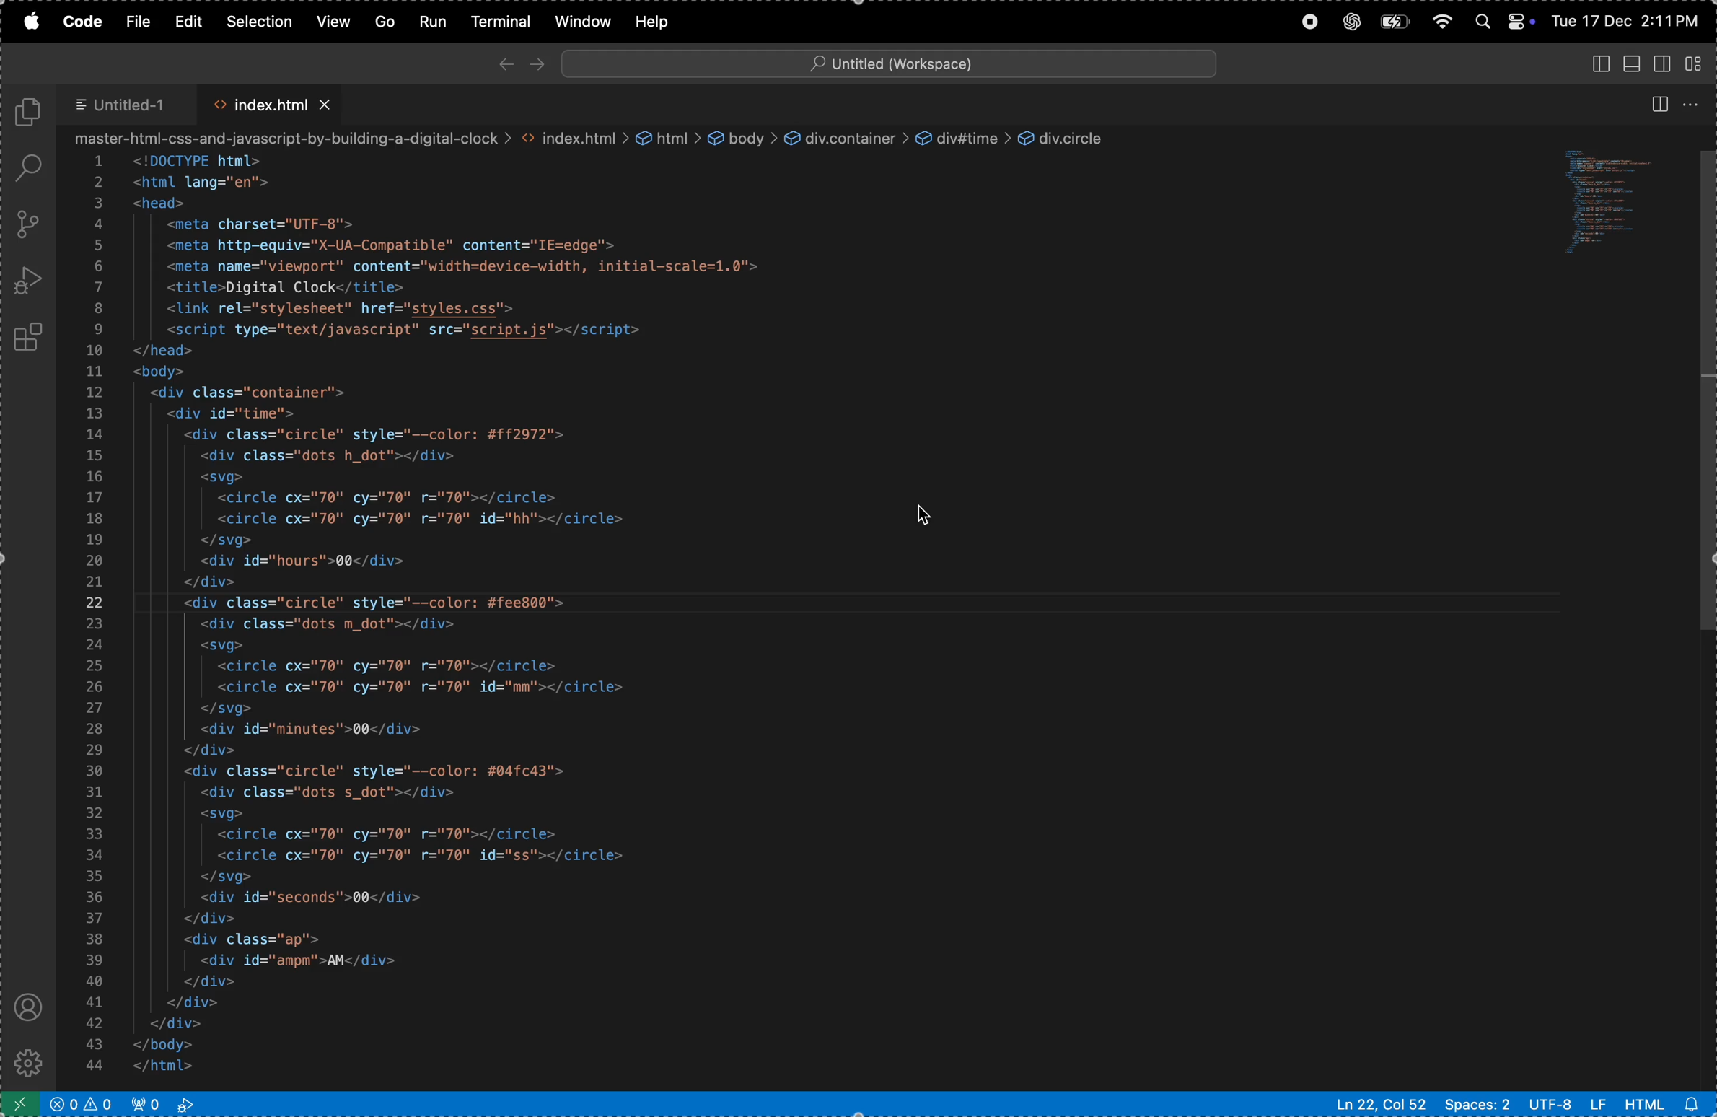  What do you see at coordinates (257, 20) in the screenshot?
I see `selection` at bounding box center [257, 20].